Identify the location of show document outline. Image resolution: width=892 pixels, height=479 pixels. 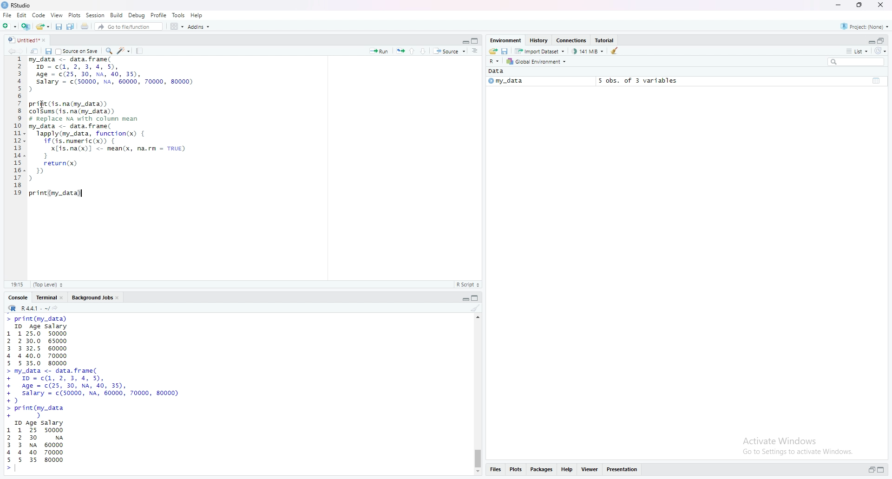
(476, 52).